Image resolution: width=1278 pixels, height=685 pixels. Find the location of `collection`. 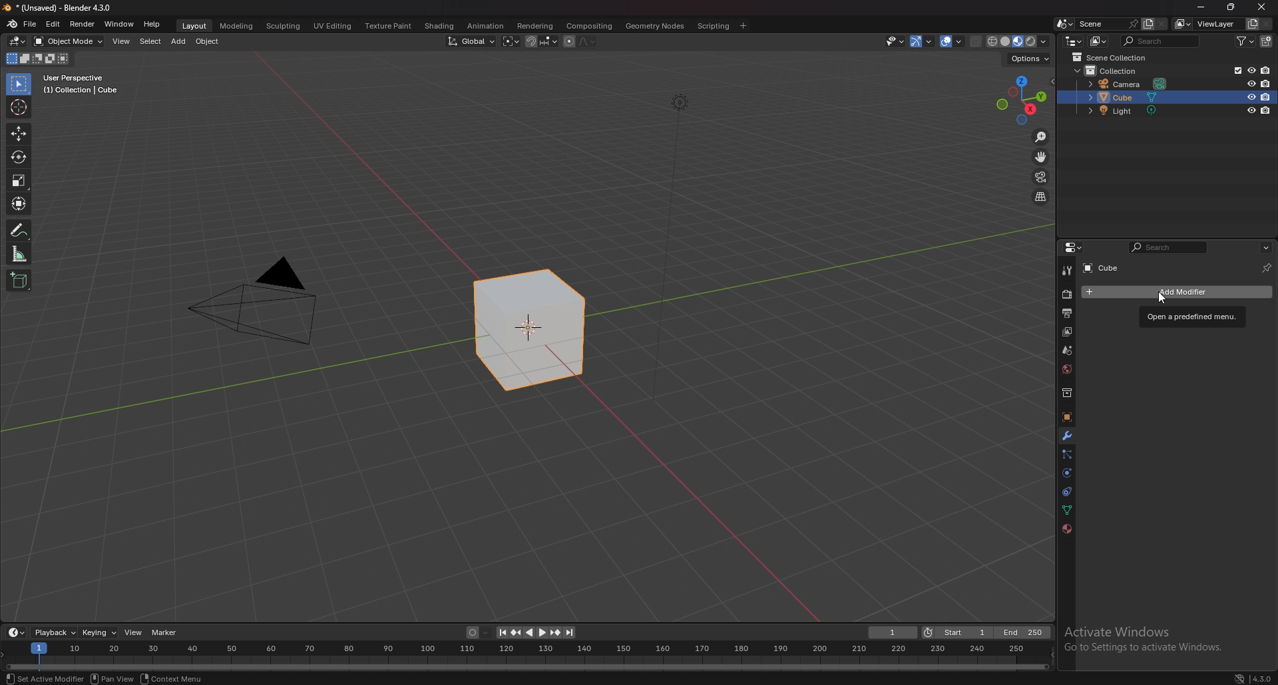

collection is located at coordinates (1120, 72).